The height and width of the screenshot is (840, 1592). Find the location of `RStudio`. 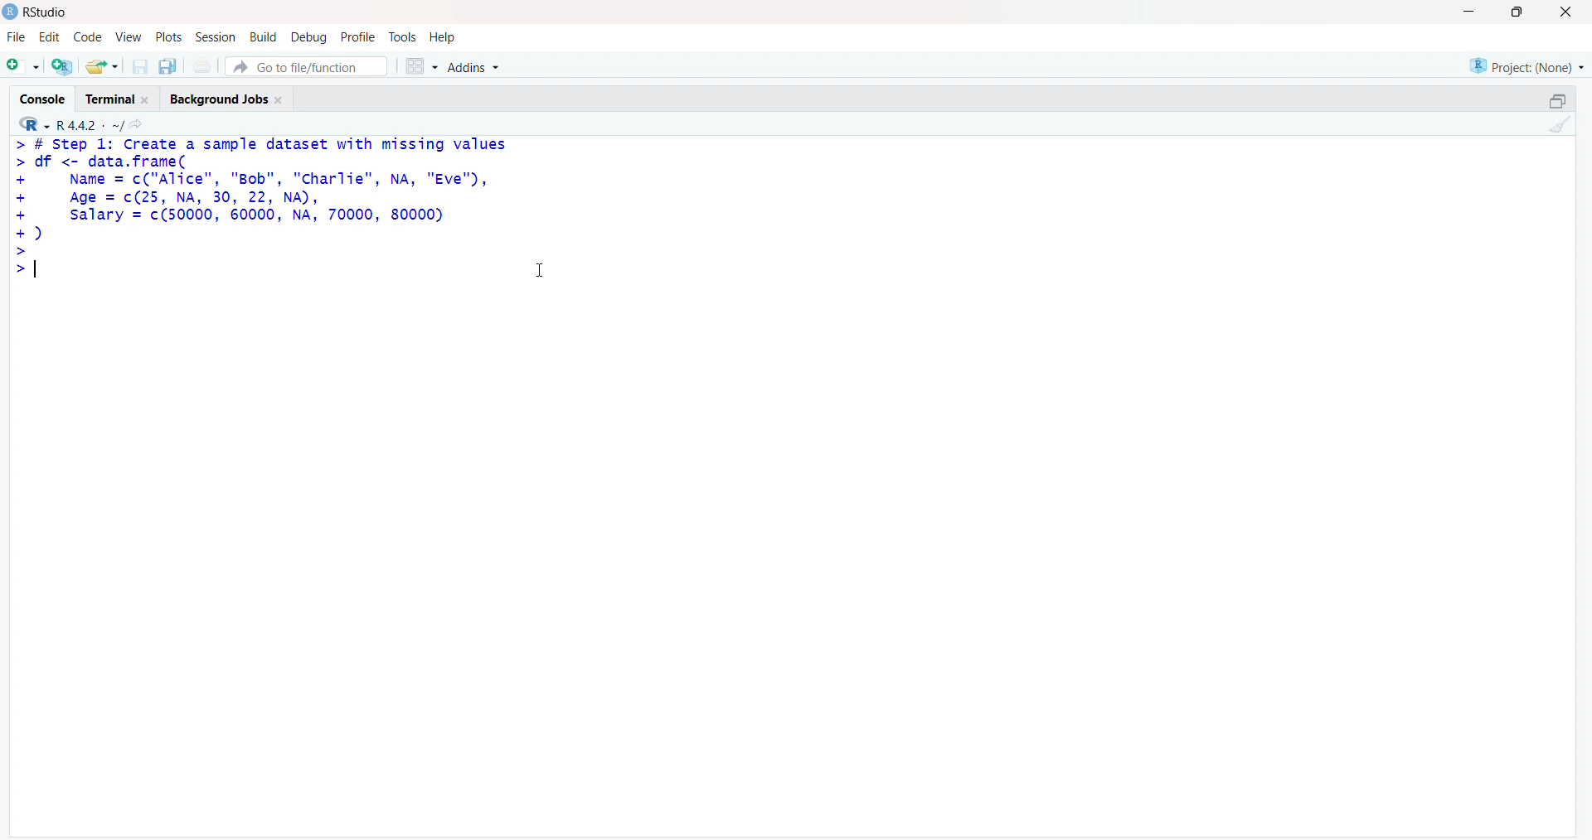

RStudio is located at coordinates (35, 14).